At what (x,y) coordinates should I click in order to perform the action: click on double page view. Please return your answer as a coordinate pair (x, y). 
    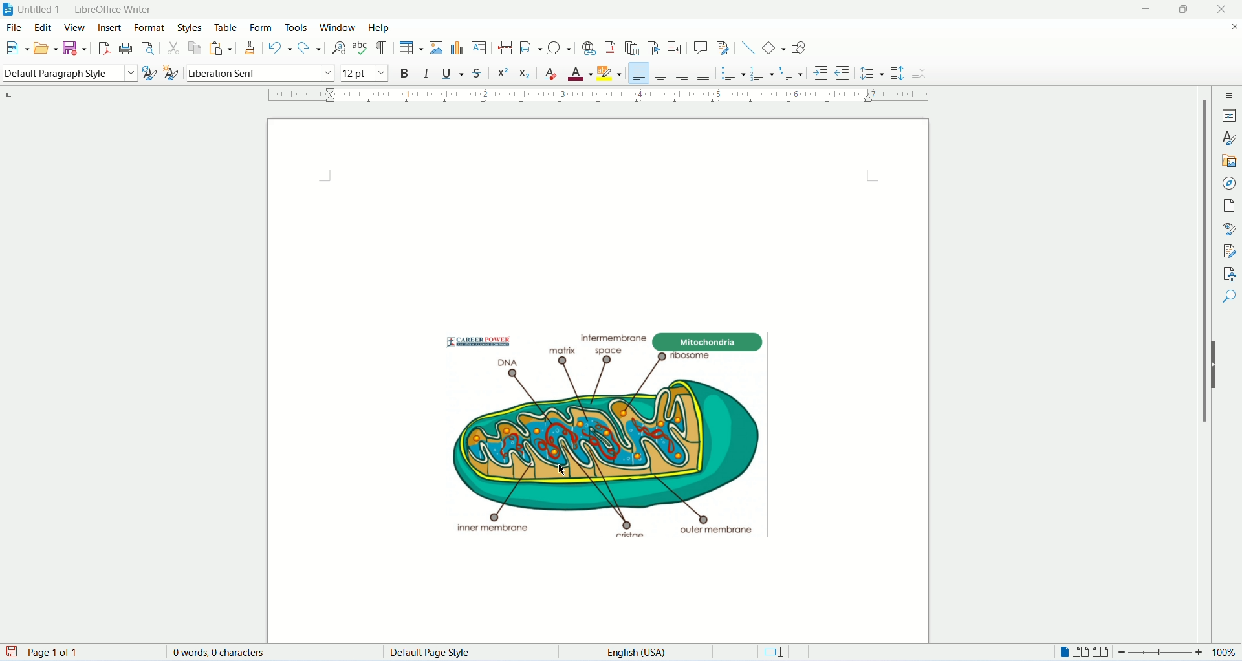
    Looking at the image, I should click on (1082, 653).